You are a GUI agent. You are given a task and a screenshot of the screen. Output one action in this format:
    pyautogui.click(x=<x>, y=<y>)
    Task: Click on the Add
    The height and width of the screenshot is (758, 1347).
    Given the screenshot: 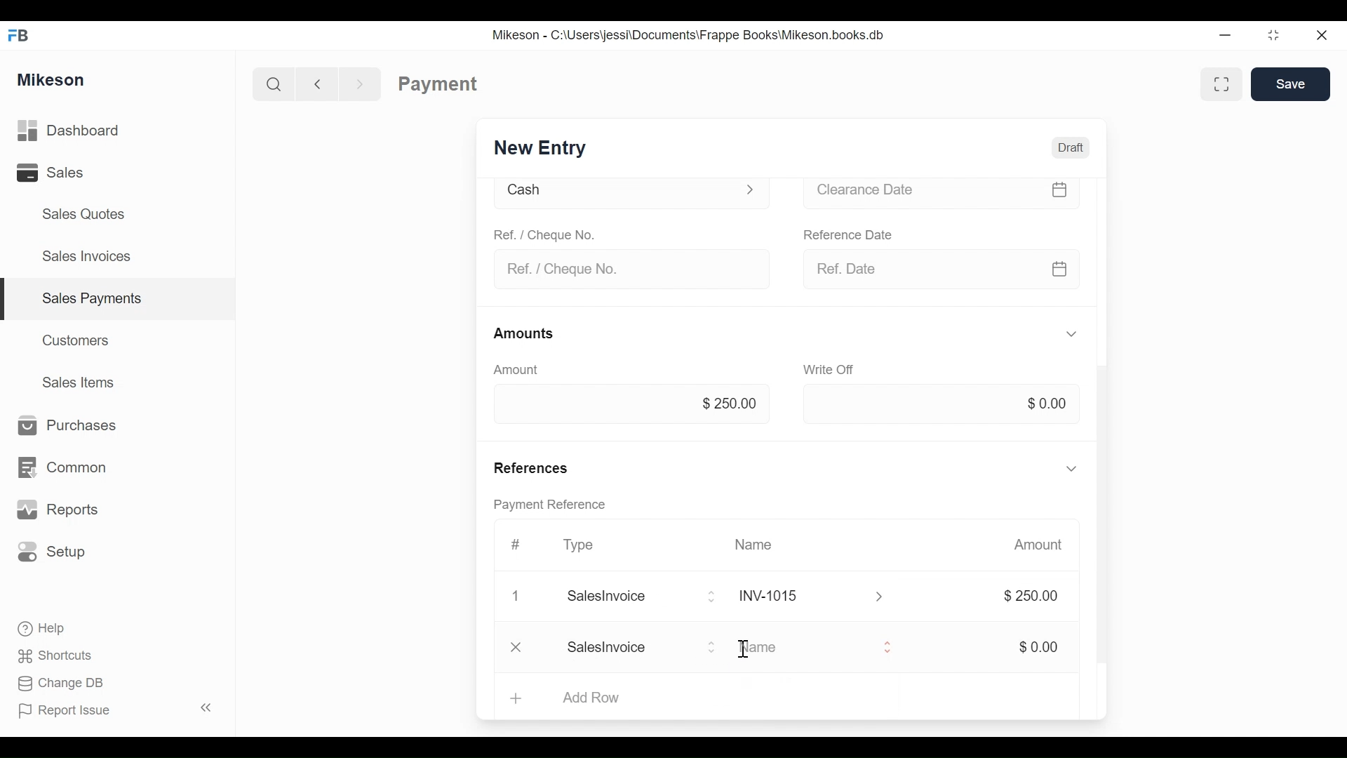 What is the action you would take?
    pyautogui.click(x=520, y=702)
    